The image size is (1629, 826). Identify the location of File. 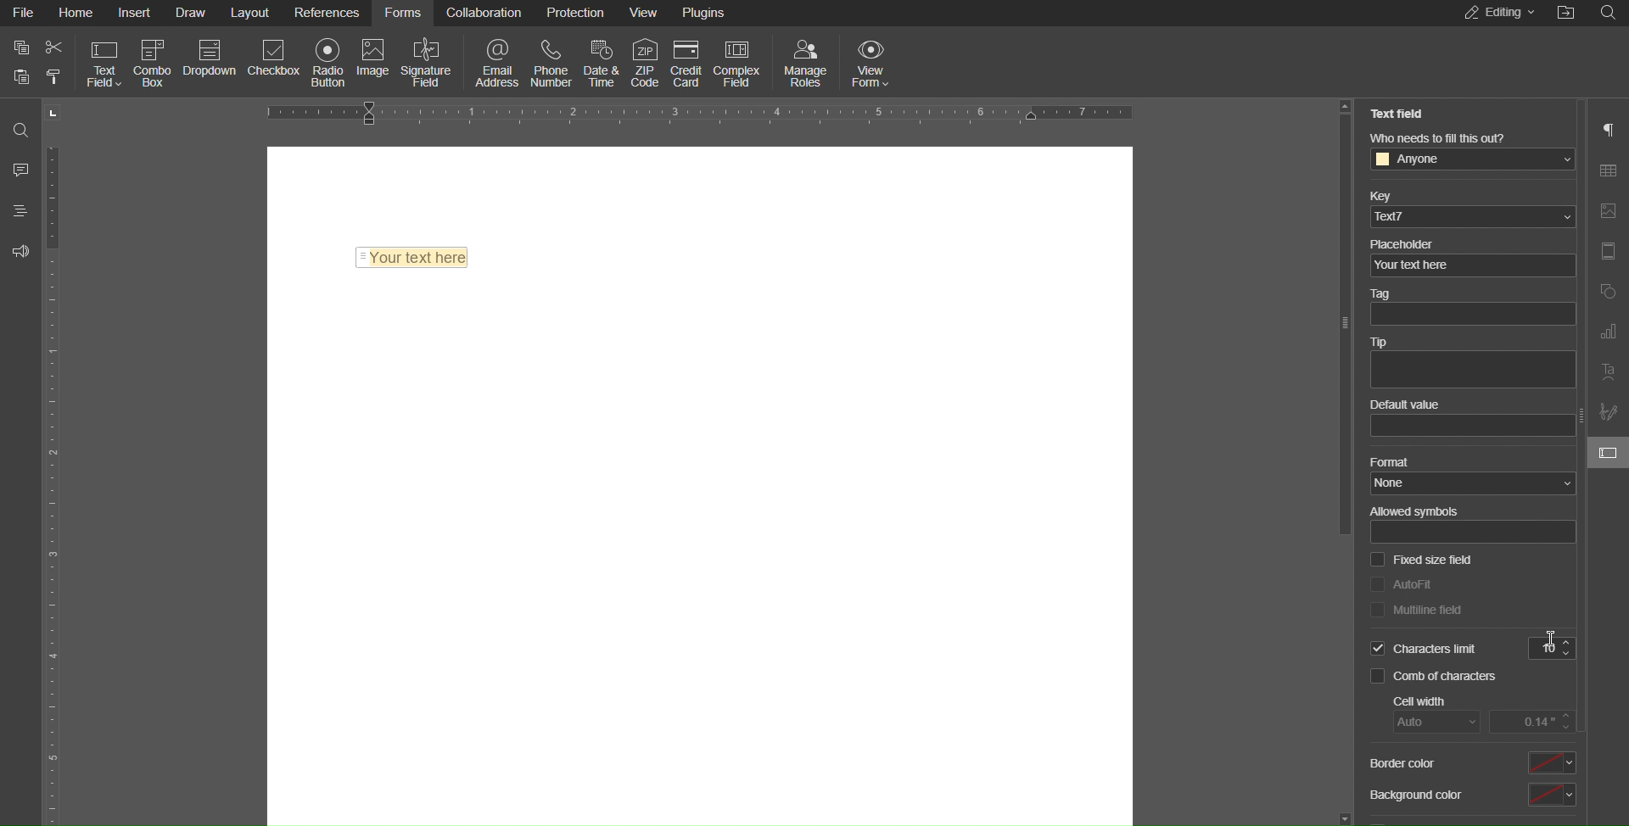
(21, 13).